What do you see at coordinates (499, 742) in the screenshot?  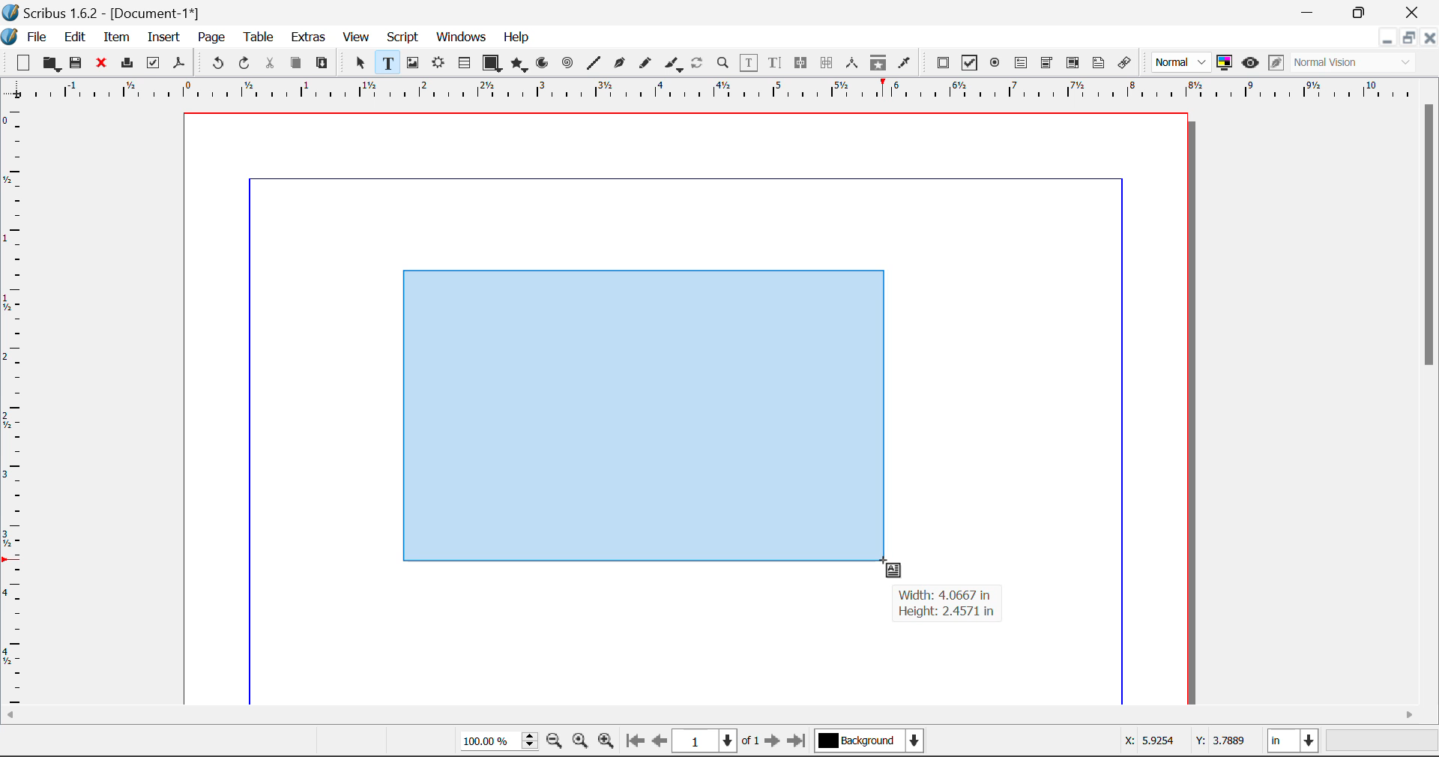 I see `Zoom 100%` at bounding box center [499, 742].